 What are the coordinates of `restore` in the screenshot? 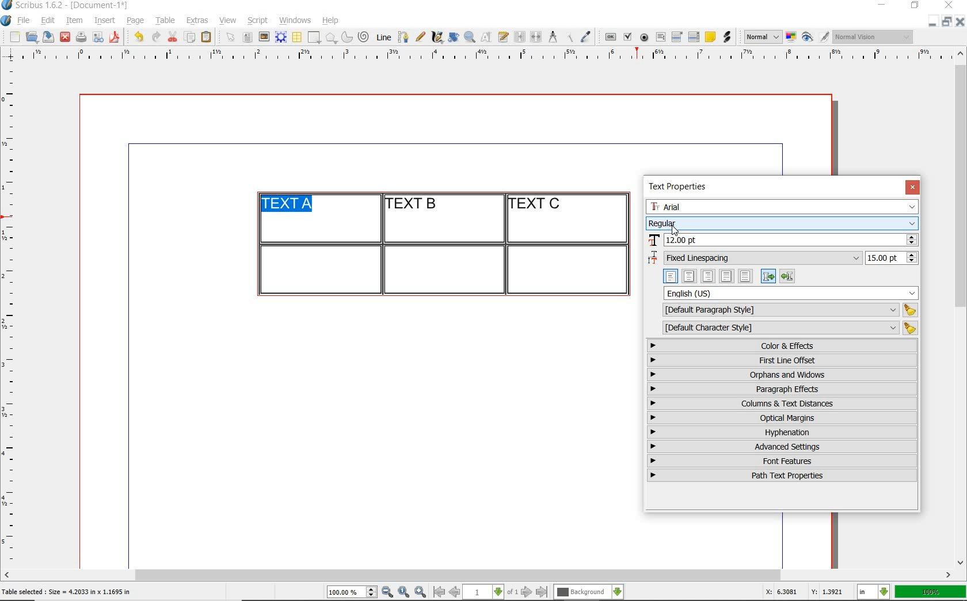 It's located at (947, 21).